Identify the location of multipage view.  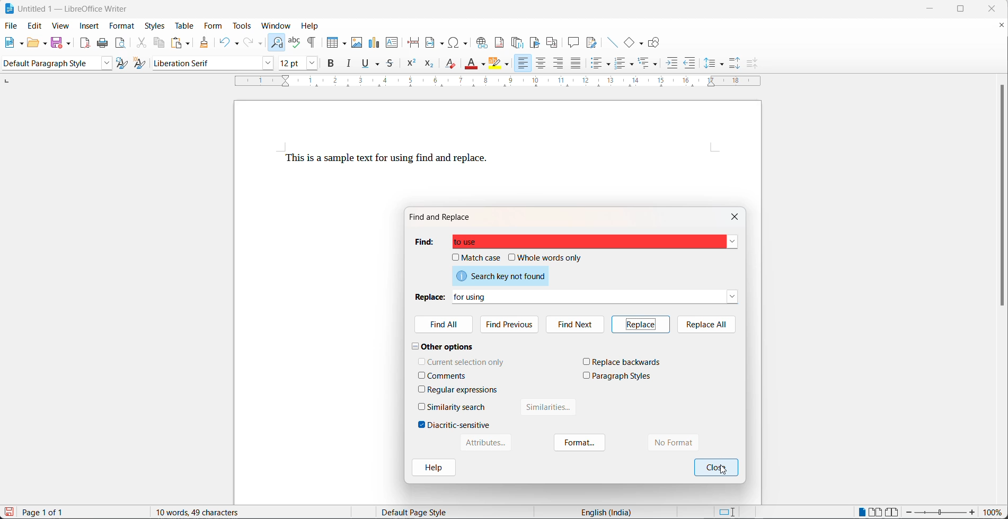
(875, 512).